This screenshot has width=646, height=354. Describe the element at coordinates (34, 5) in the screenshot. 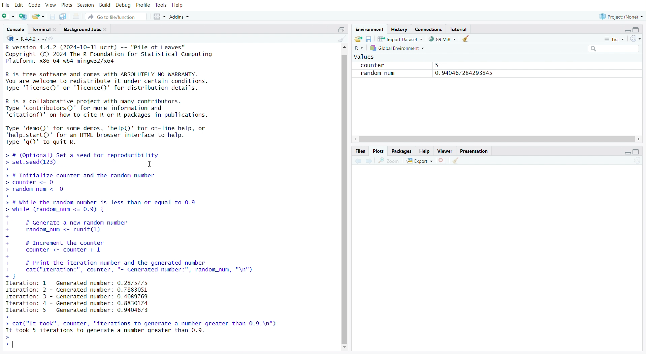

I see `Code` at that location.